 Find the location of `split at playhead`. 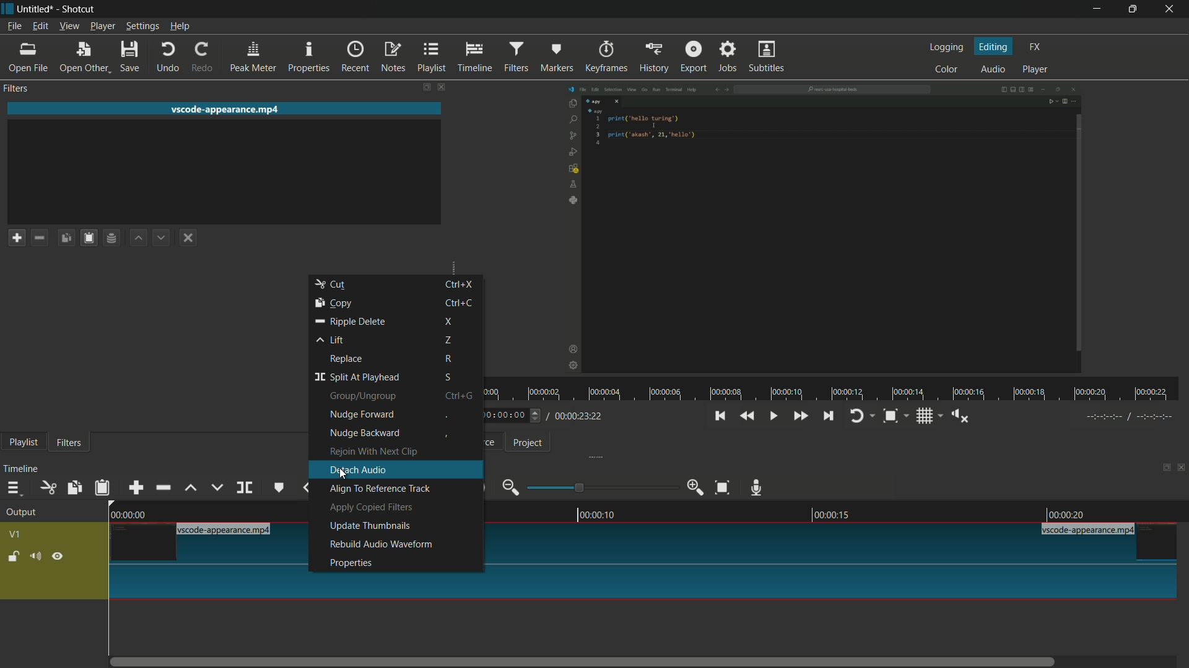

split at playhead is located at coordinates (246, 487).